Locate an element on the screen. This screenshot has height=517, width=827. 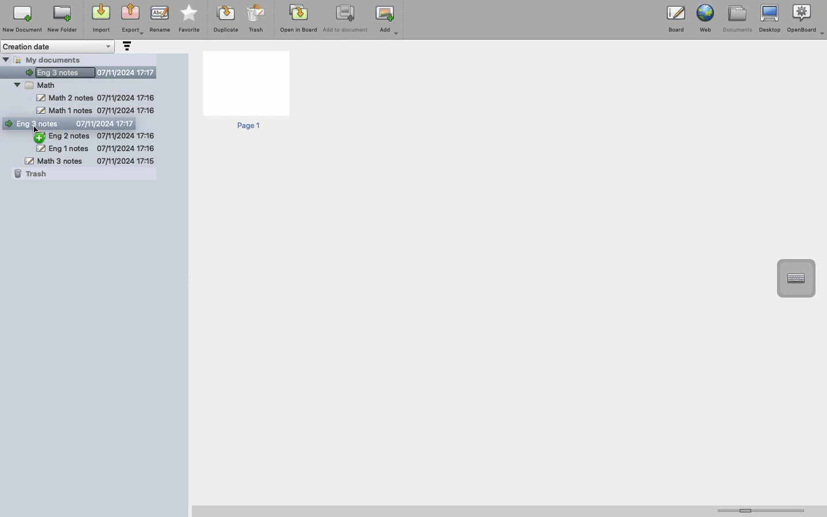
Eng 3 notes is located at coordinates (89, 71).